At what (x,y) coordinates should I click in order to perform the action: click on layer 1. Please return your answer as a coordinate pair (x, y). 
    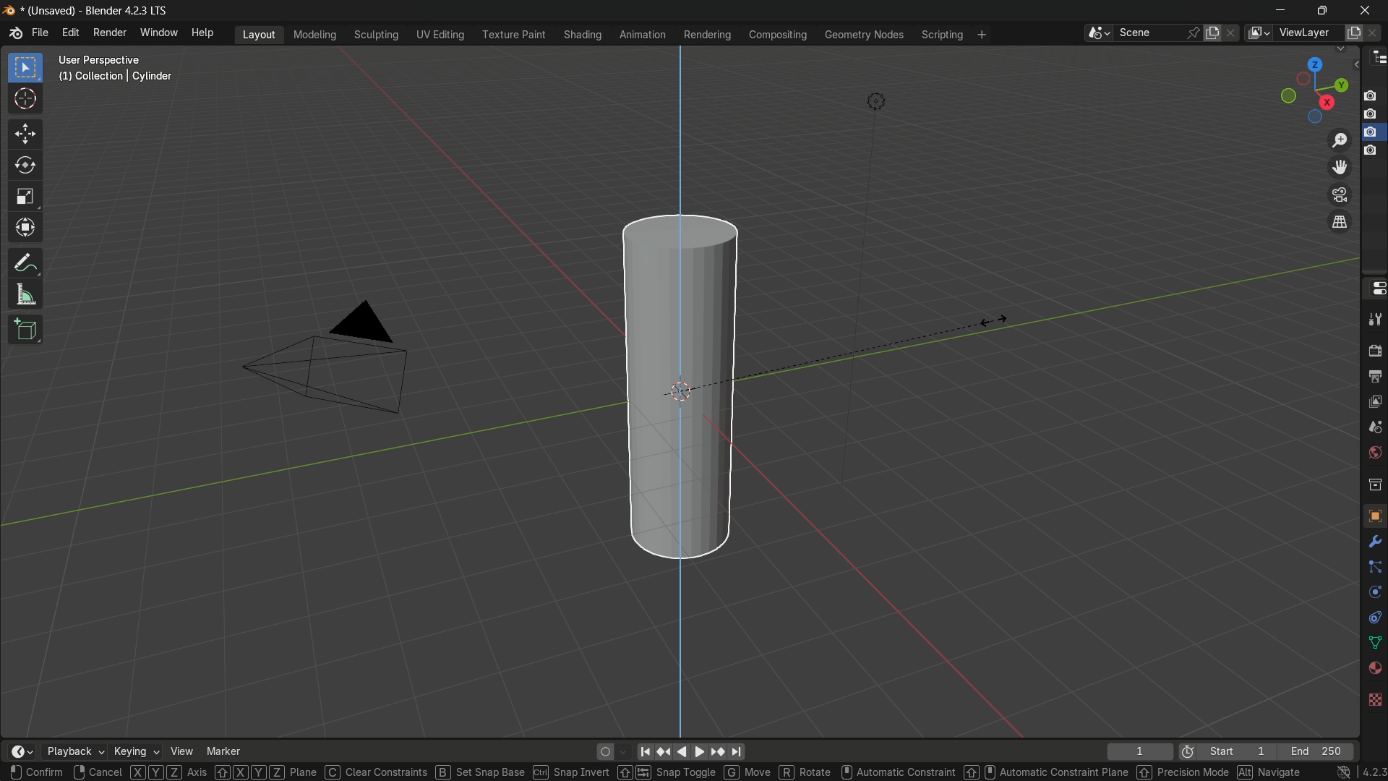
    Looking at the image, I should click on (1373, 95).